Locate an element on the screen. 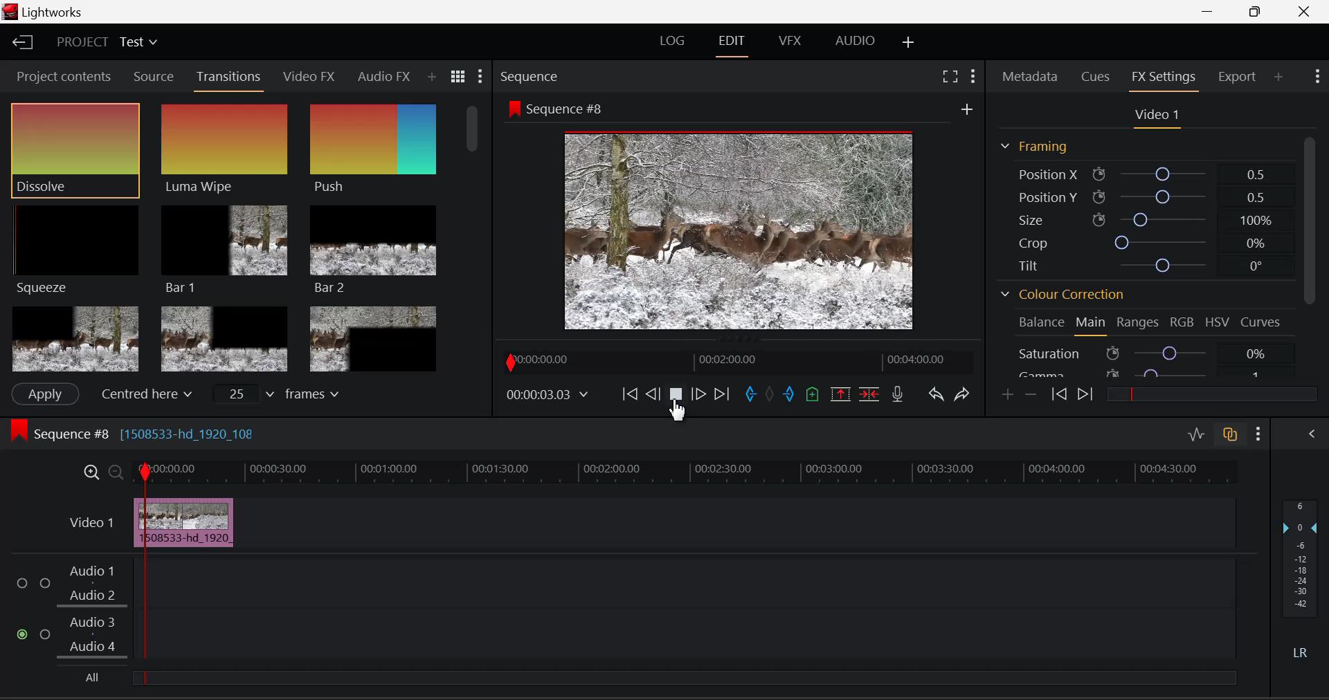 The height and width of the screenshot is (700, 1329). Show Settings is located at coordinates (1318, 77).